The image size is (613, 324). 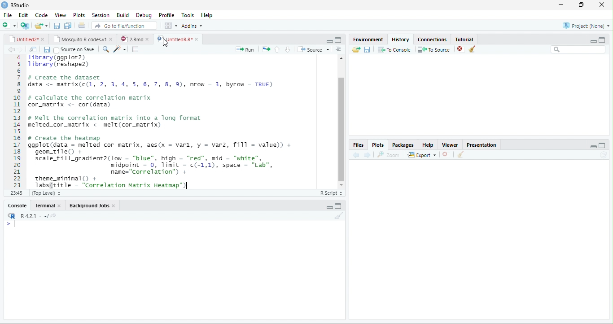 What do you see at coordinates (578, 50) in the screenshot?
I see `search bar` at bounding box center [578, 50].